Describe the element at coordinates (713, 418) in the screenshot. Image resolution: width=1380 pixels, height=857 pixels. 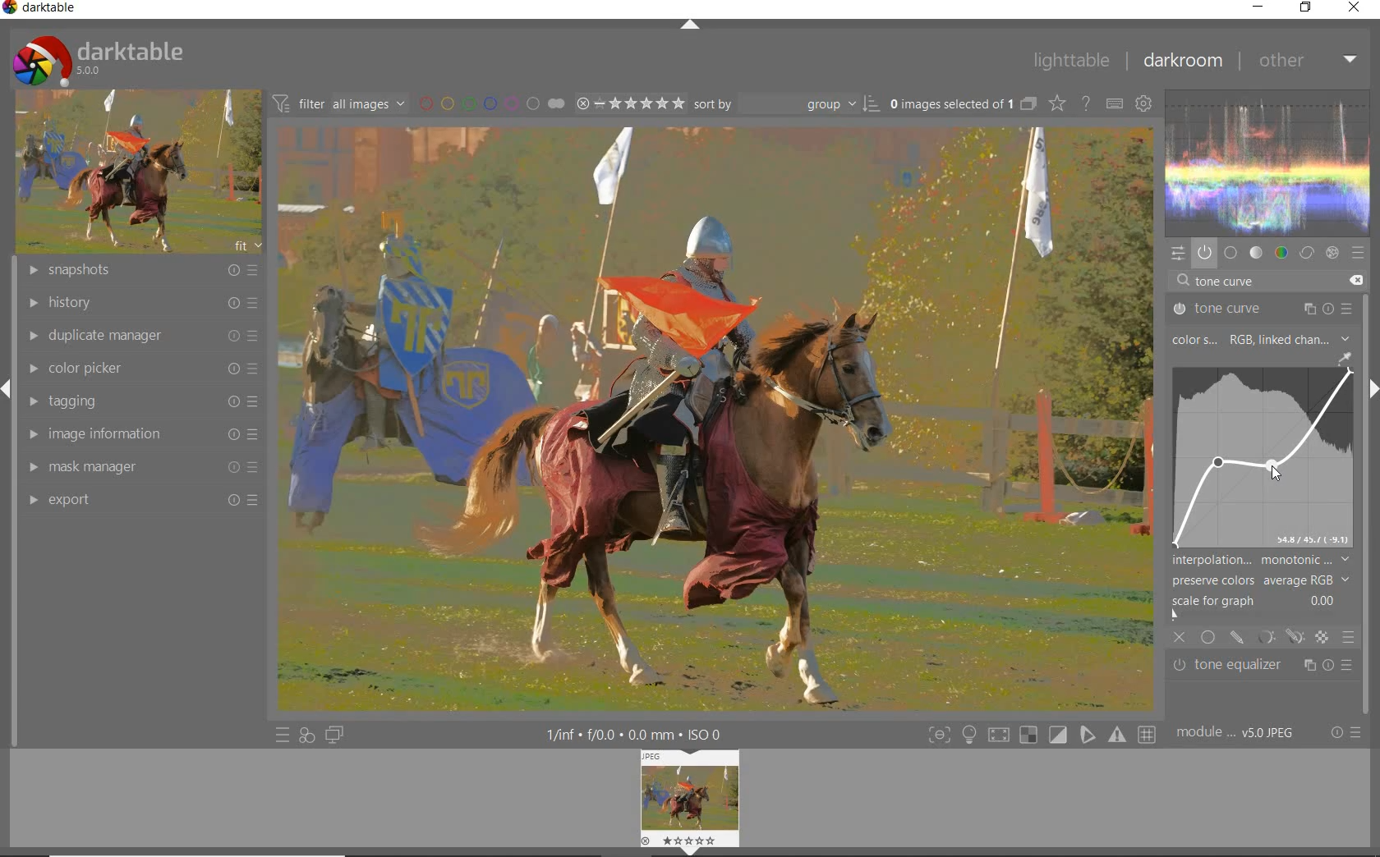
I see `selected image` at that location.